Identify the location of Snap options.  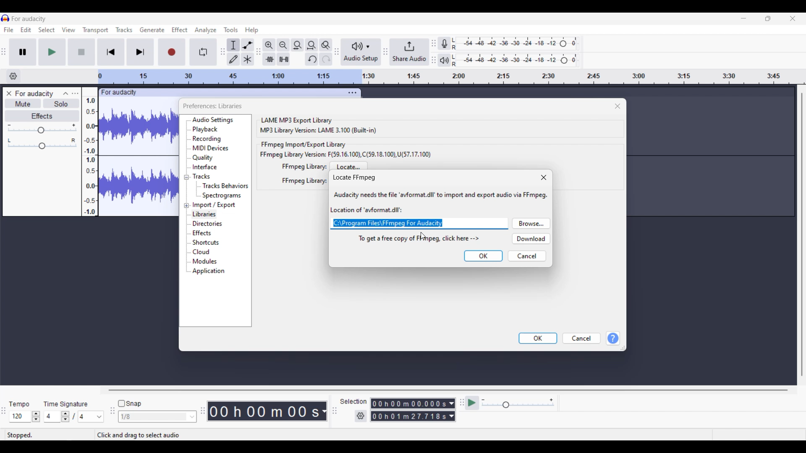
(157, 417).